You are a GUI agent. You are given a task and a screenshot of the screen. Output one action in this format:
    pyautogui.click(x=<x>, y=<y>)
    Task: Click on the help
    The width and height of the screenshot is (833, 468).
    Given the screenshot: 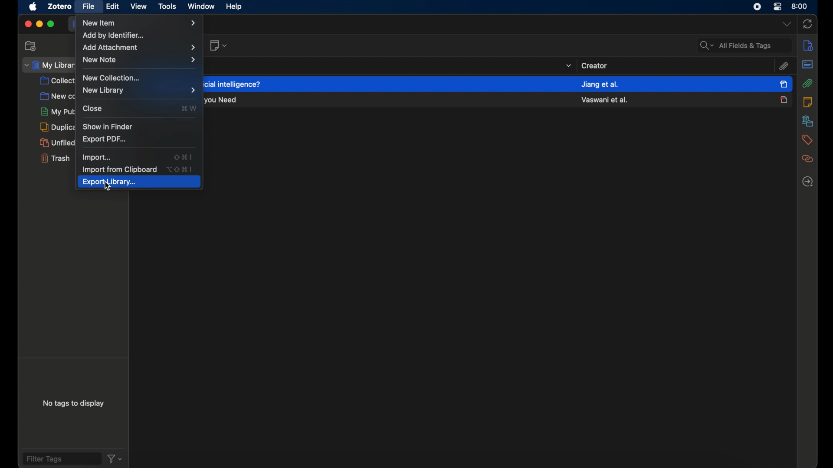 What is the action you would take?
    pyautogui.click(x=234, y=7)
    